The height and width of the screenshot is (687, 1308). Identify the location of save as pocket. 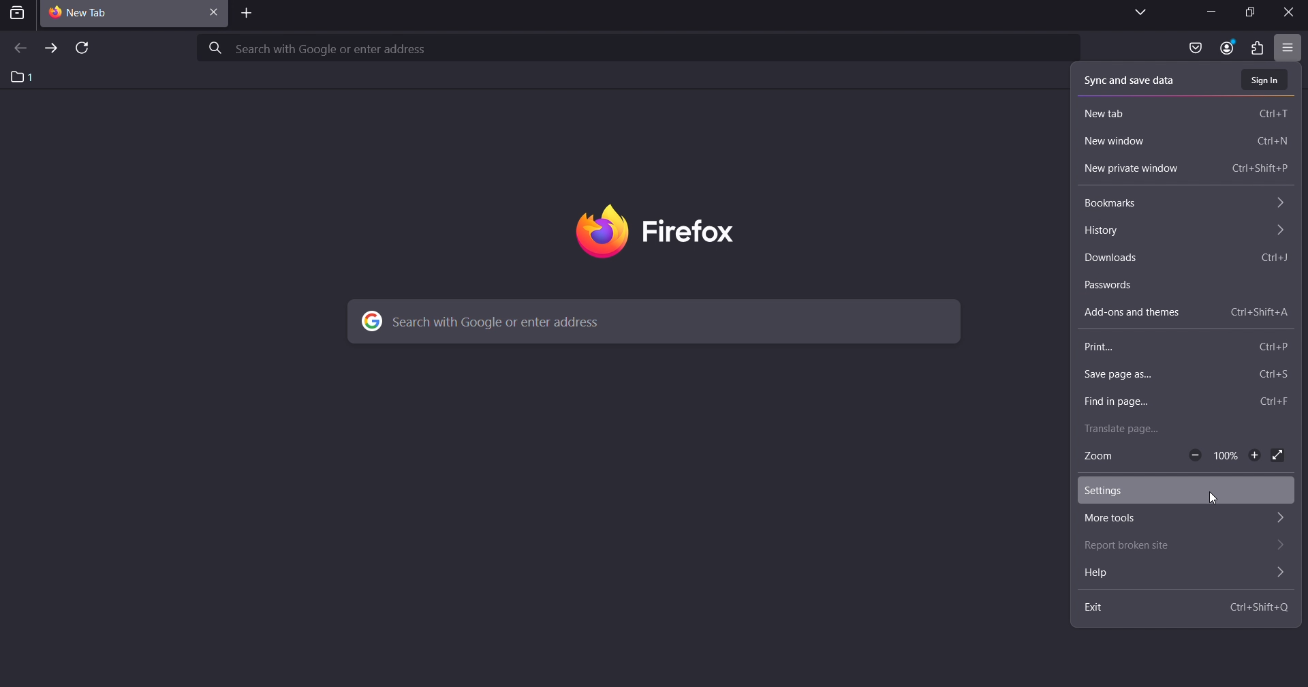
(1195, 48).